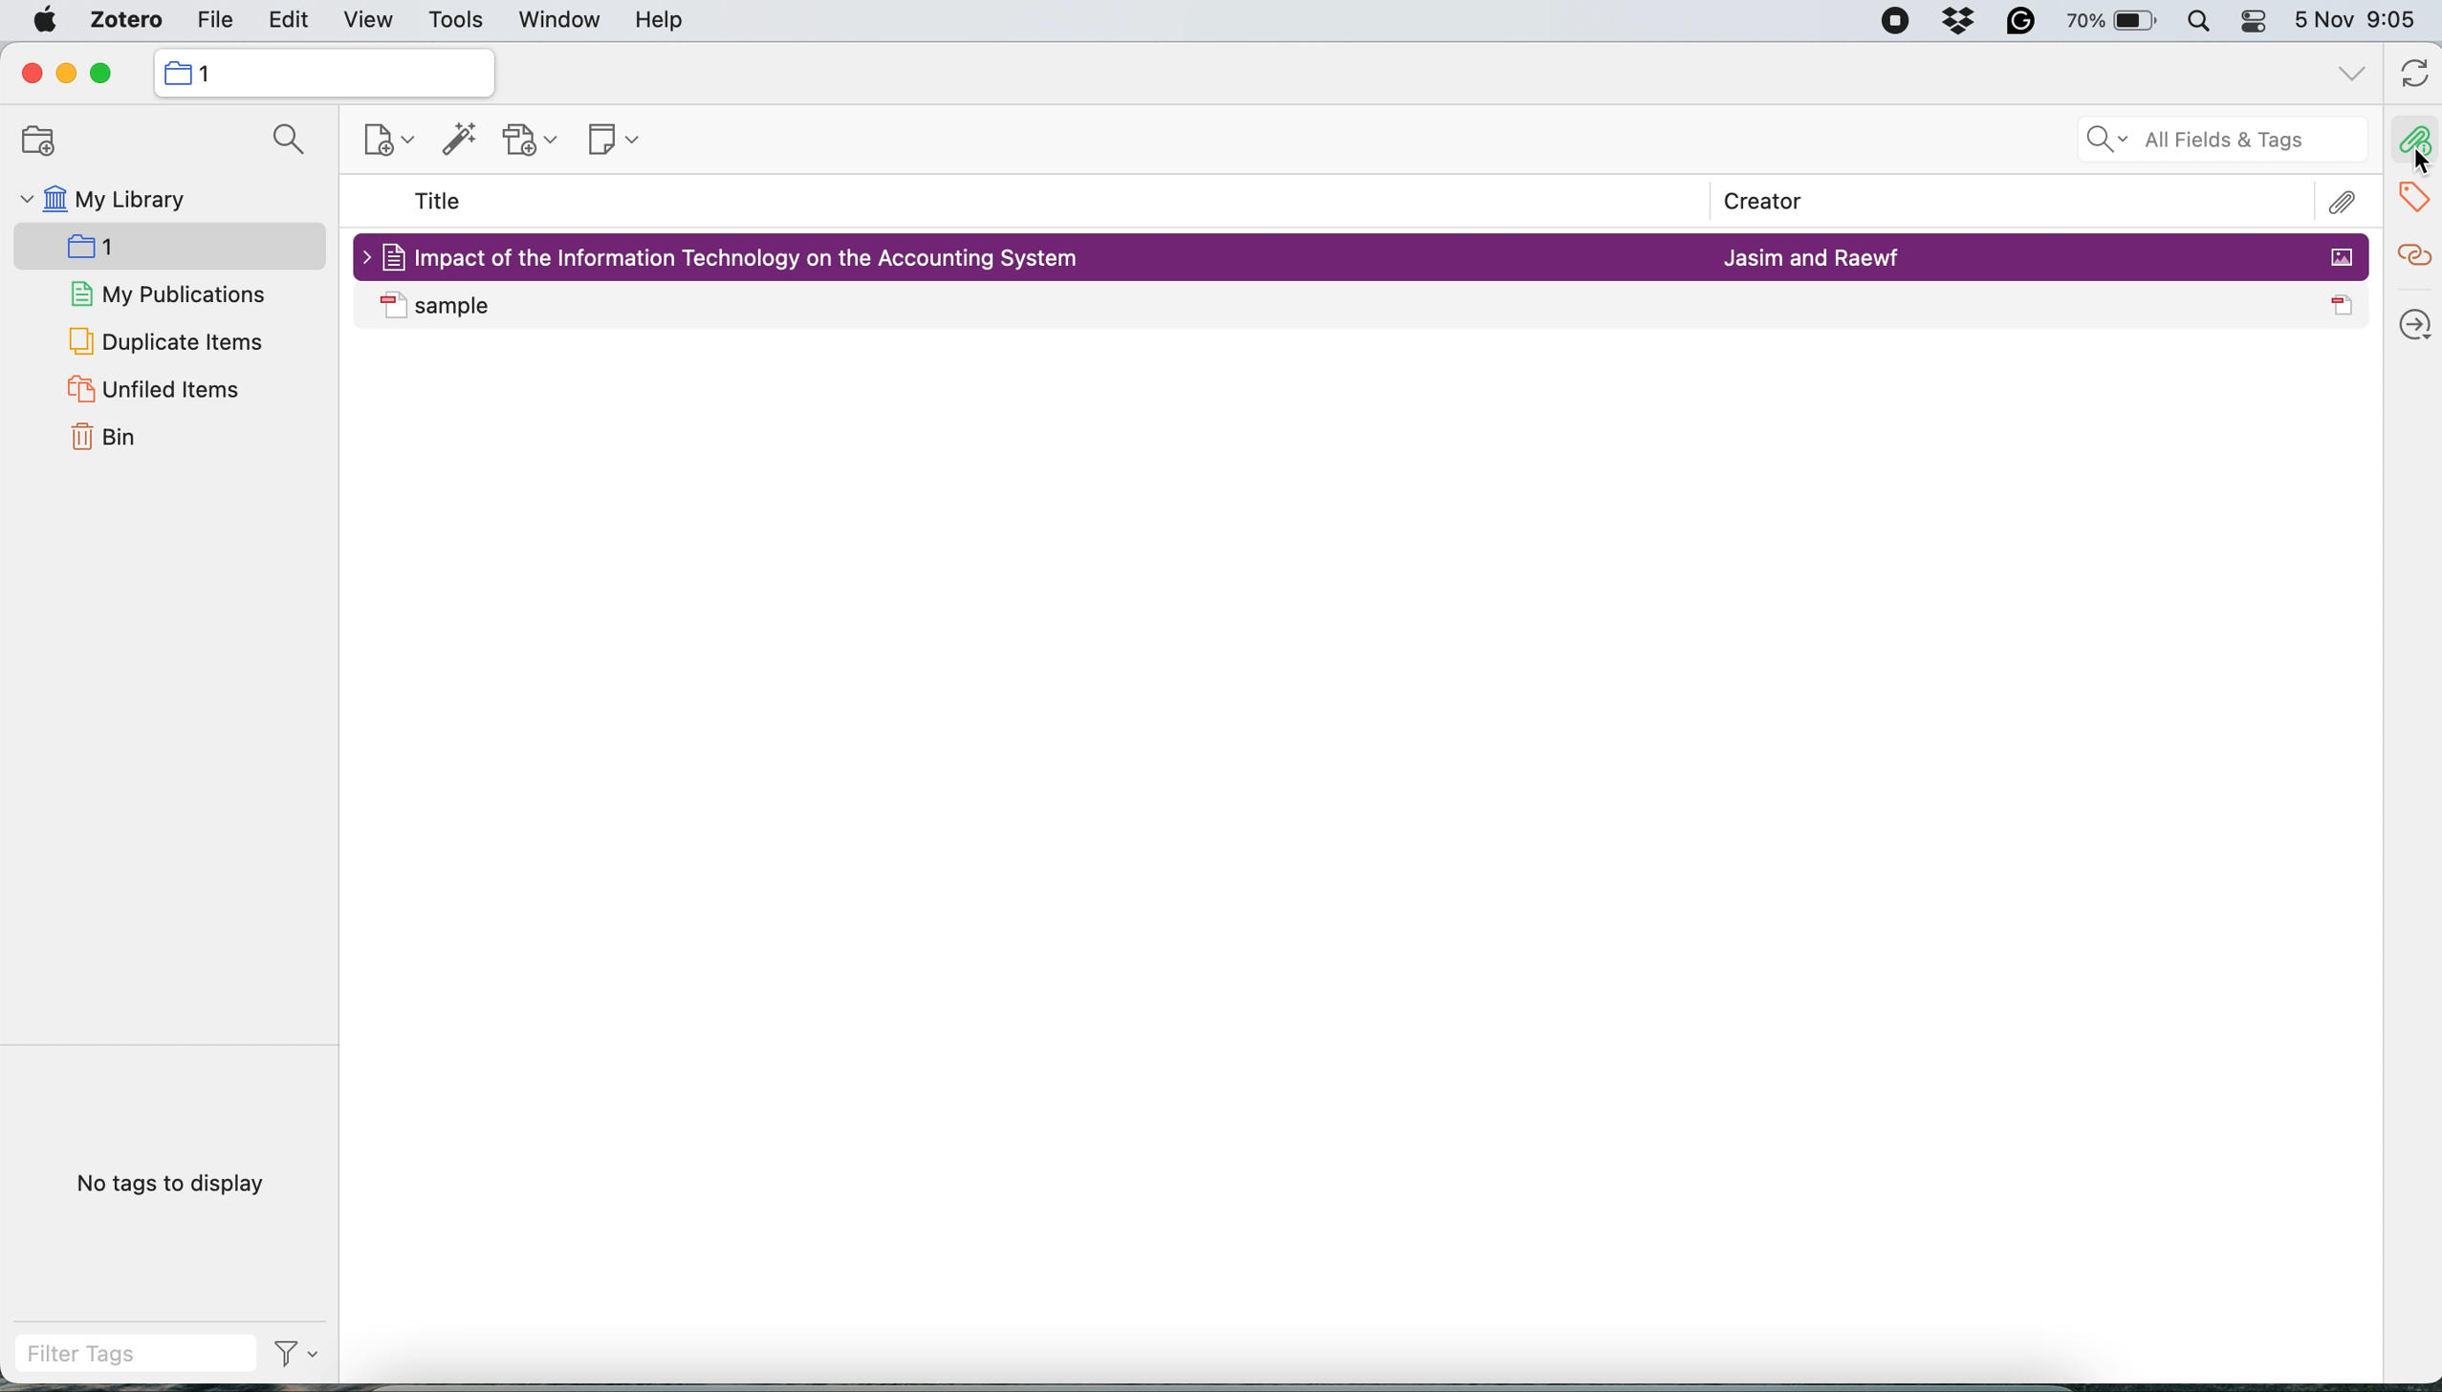  I want to click on my library, so click(101, 203).